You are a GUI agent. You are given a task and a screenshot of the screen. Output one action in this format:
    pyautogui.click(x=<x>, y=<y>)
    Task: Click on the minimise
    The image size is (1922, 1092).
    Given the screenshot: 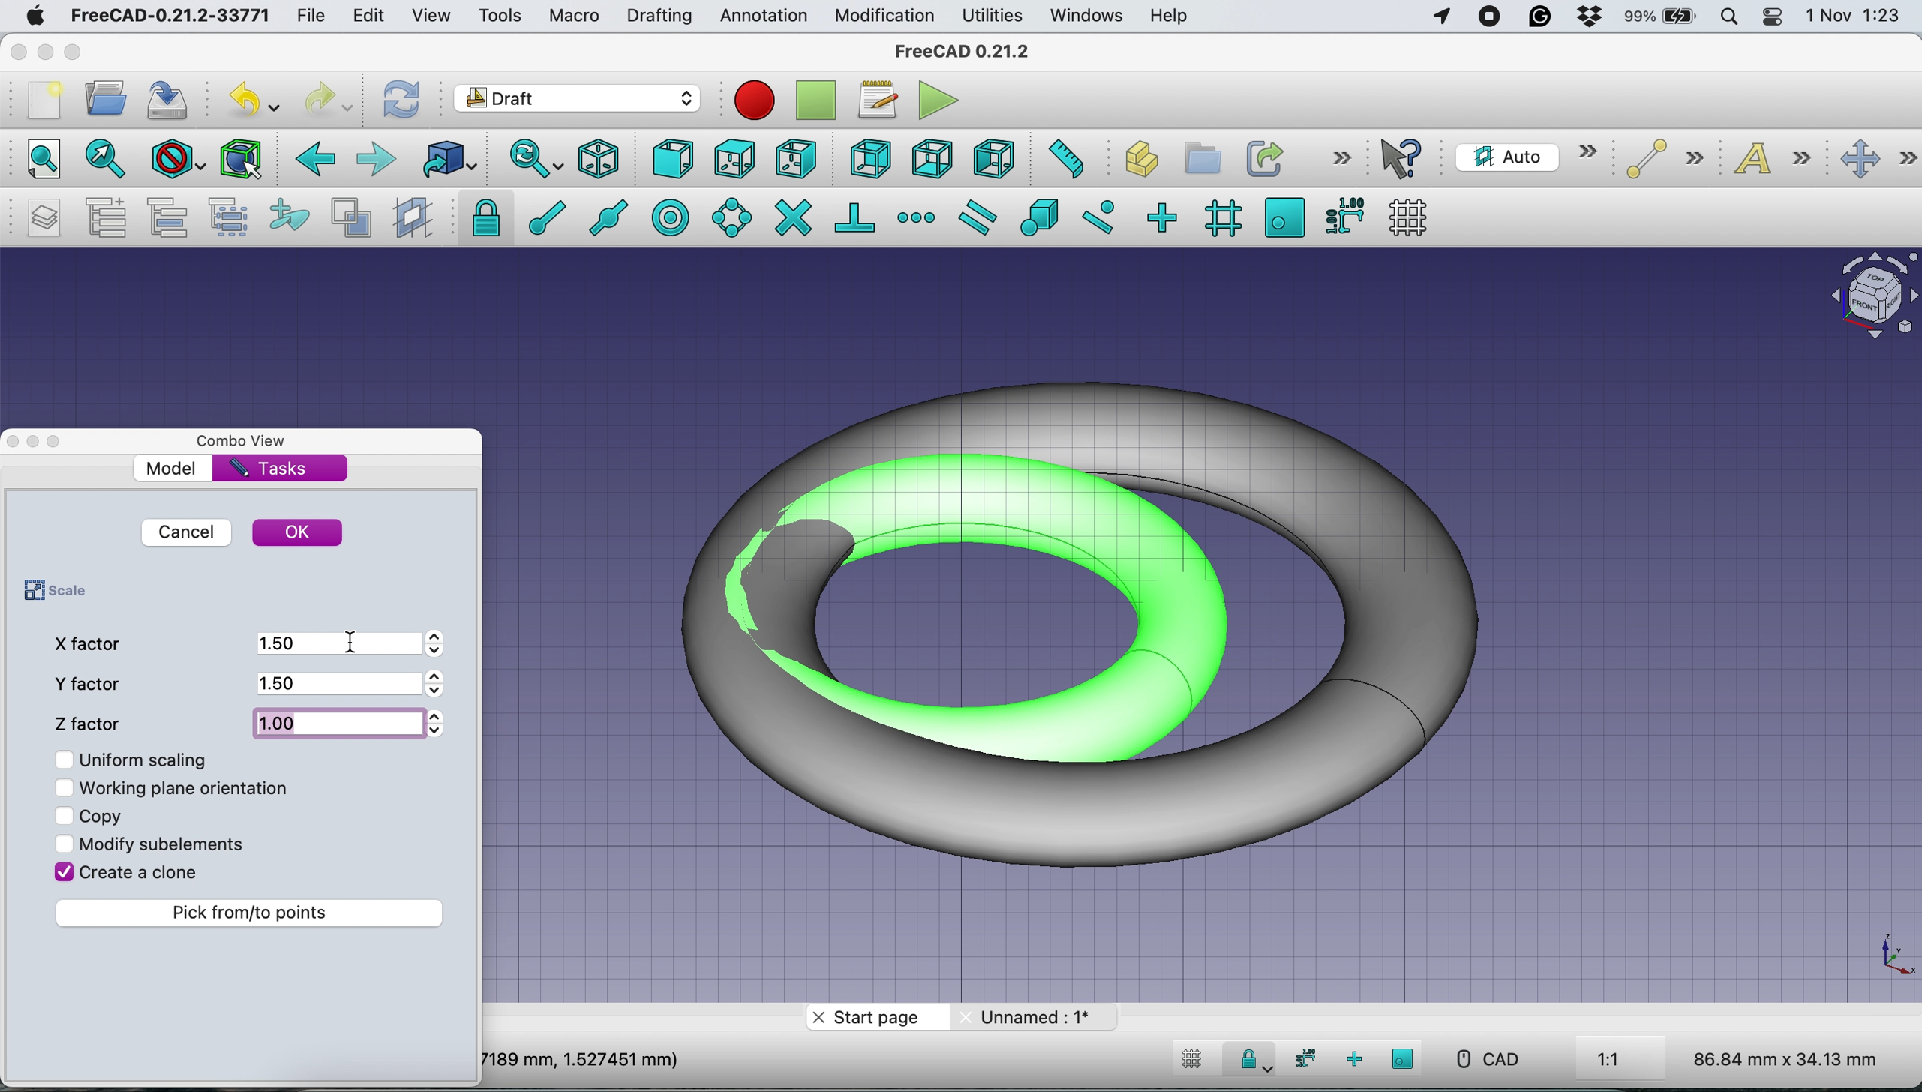 What is the action you would take?
    pyautogui.click(x=45, y=48)
    